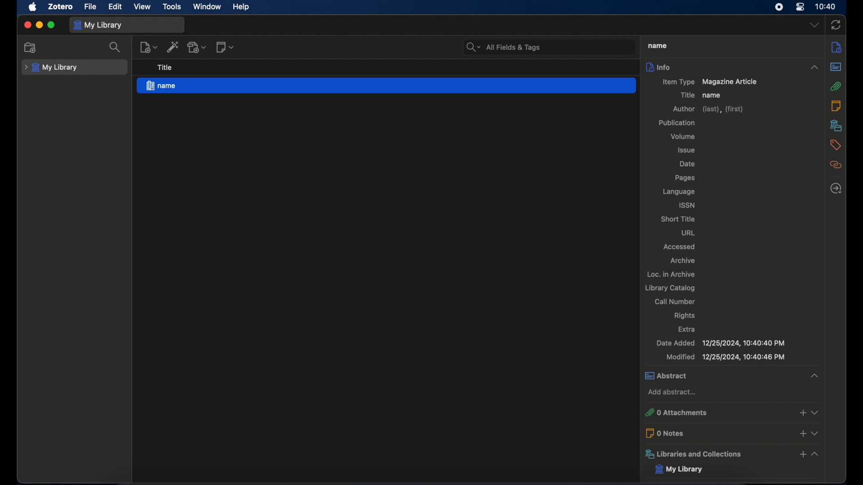 The width and height of the screenshot is (863, 485). I want to click on add abstract, so click(672, 392).